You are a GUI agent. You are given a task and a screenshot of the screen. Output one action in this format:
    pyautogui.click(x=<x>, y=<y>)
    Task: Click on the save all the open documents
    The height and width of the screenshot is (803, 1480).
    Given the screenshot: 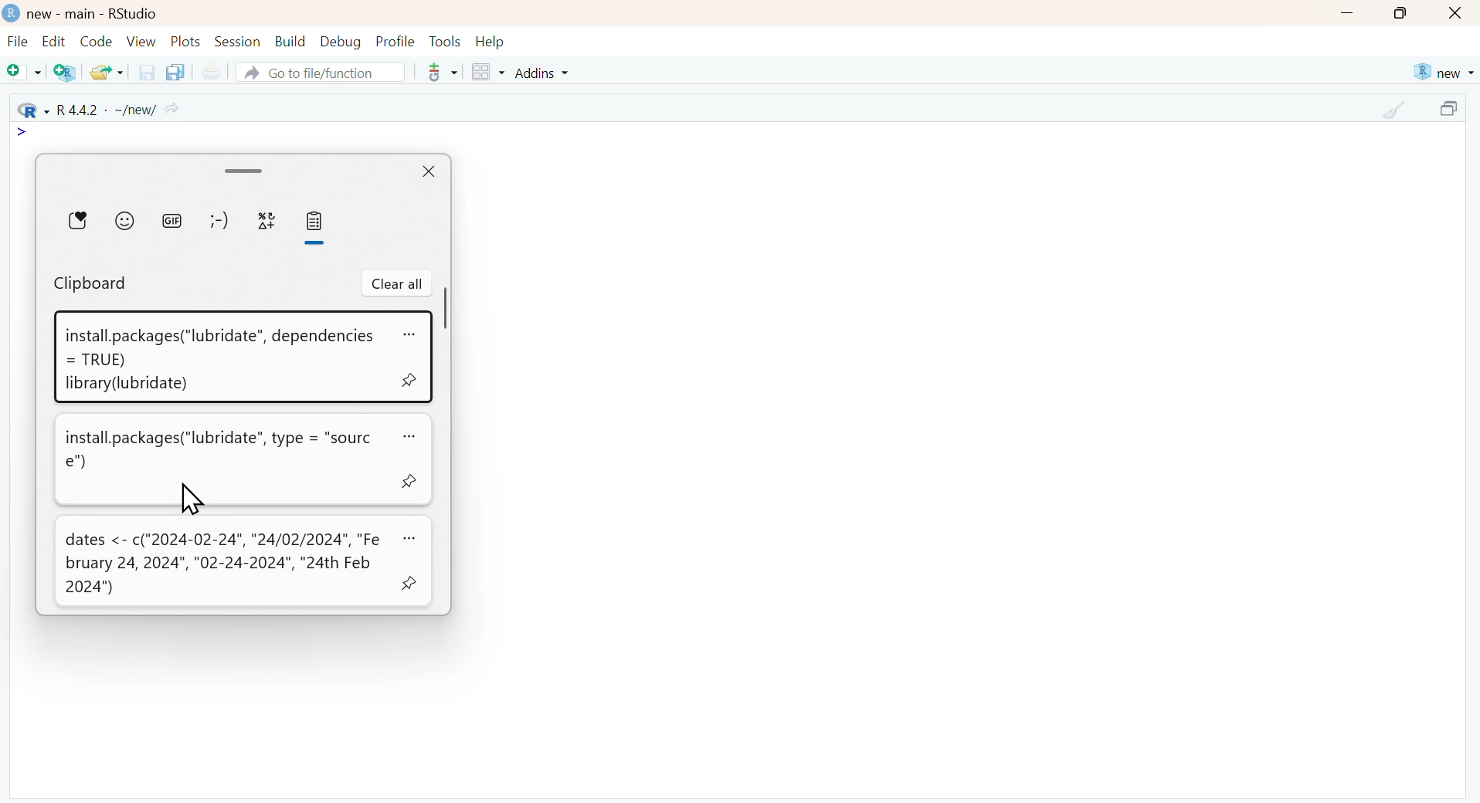 What is the action you would take?
    pyautogui.click(x=175, y=71)
    